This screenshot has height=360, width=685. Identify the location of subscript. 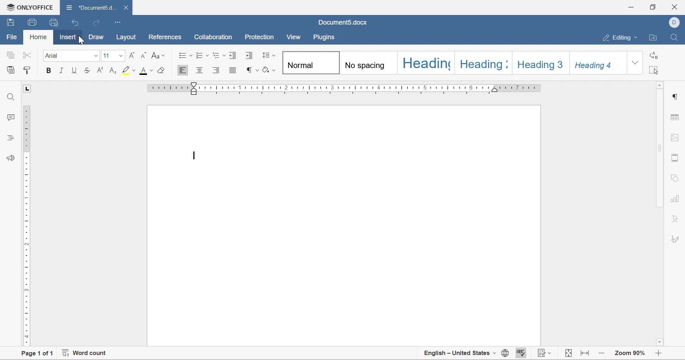
(114, 71).